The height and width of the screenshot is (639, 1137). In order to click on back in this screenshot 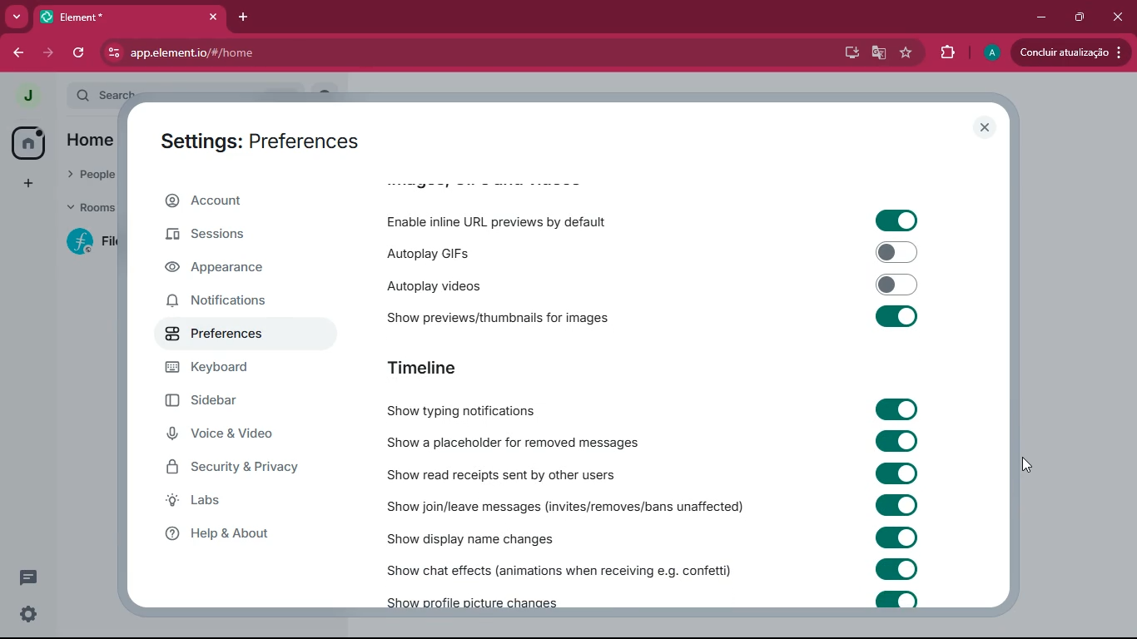, I will do `click(13, 54)`.